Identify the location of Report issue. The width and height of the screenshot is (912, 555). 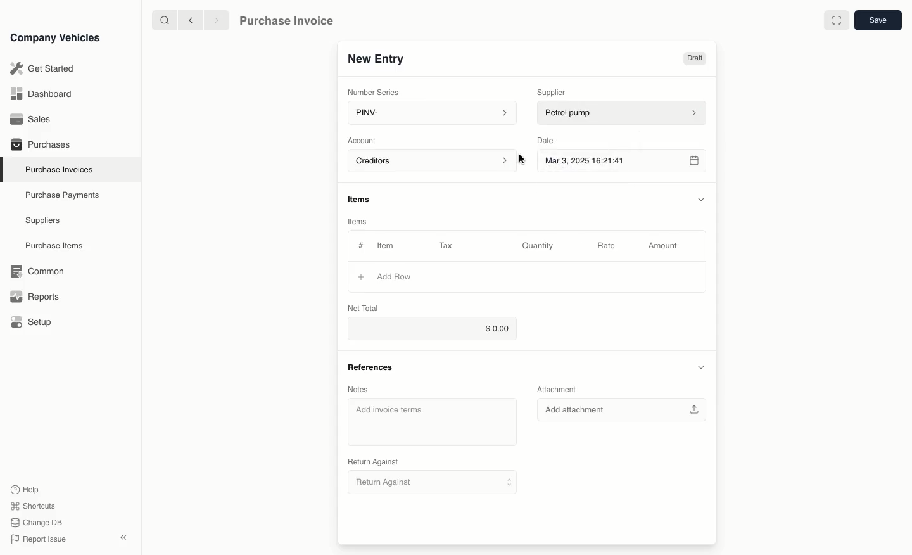
(41, 540).